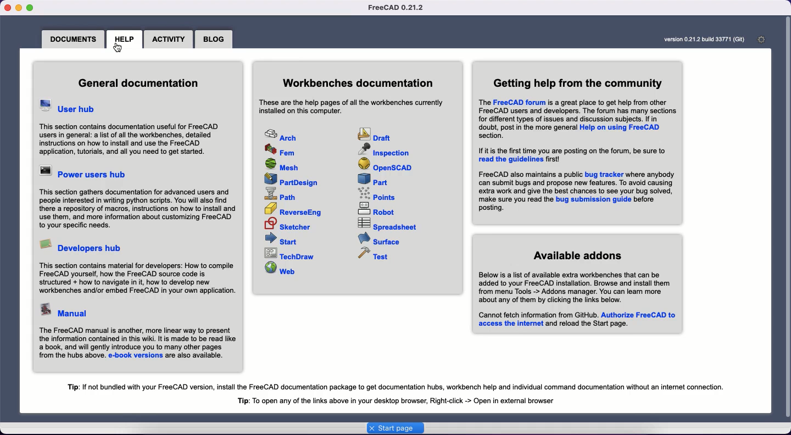 This screenshot has width=791, height=435. Describe the element at coordinates (141, 197) in the screenshot. I see `Power users hub` at that location.